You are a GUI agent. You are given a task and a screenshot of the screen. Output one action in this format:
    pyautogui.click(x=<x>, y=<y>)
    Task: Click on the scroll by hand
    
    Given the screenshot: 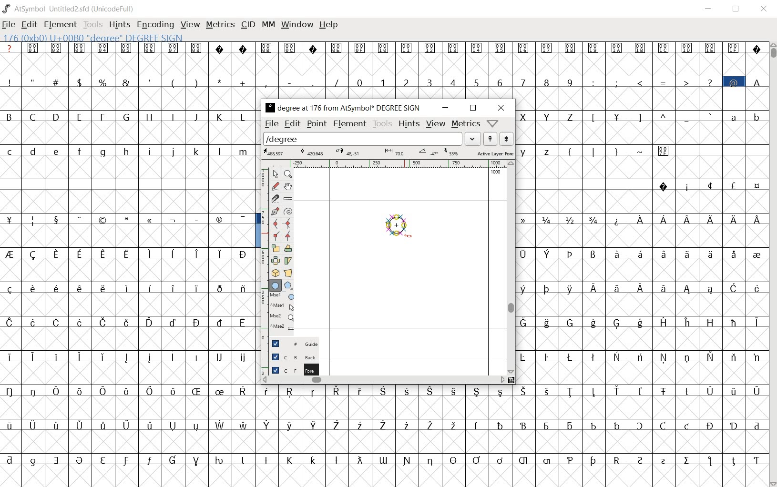 What is the action you would take?
    pyautogui.click(x=287, y=188)
    